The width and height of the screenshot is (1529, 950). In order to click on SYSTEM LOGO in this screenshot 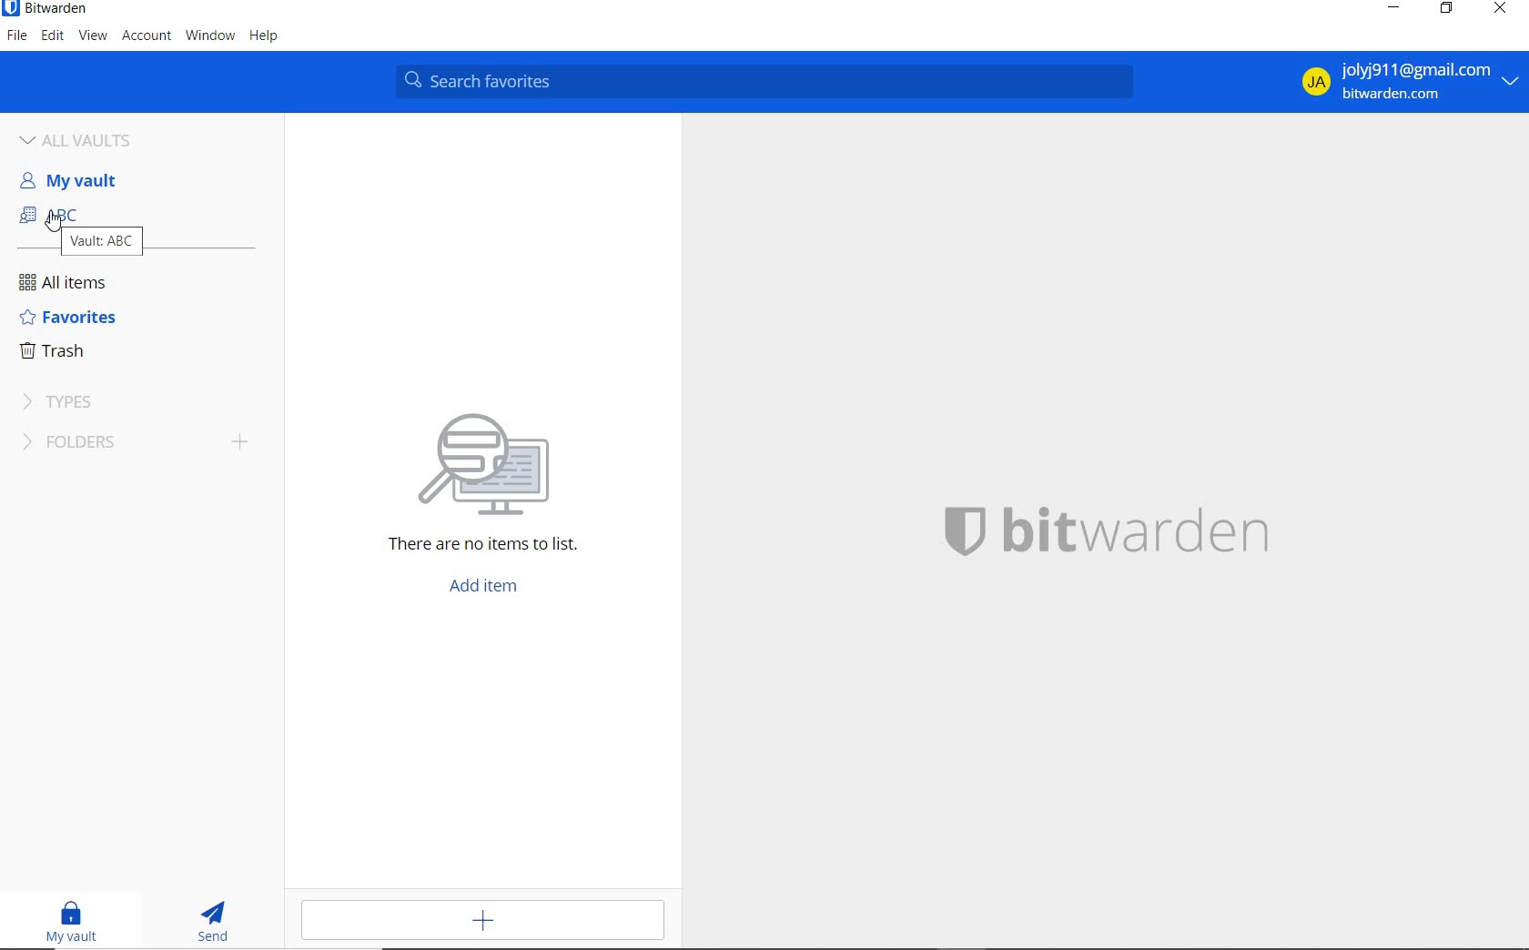, I will do `click(1140, 528)`.